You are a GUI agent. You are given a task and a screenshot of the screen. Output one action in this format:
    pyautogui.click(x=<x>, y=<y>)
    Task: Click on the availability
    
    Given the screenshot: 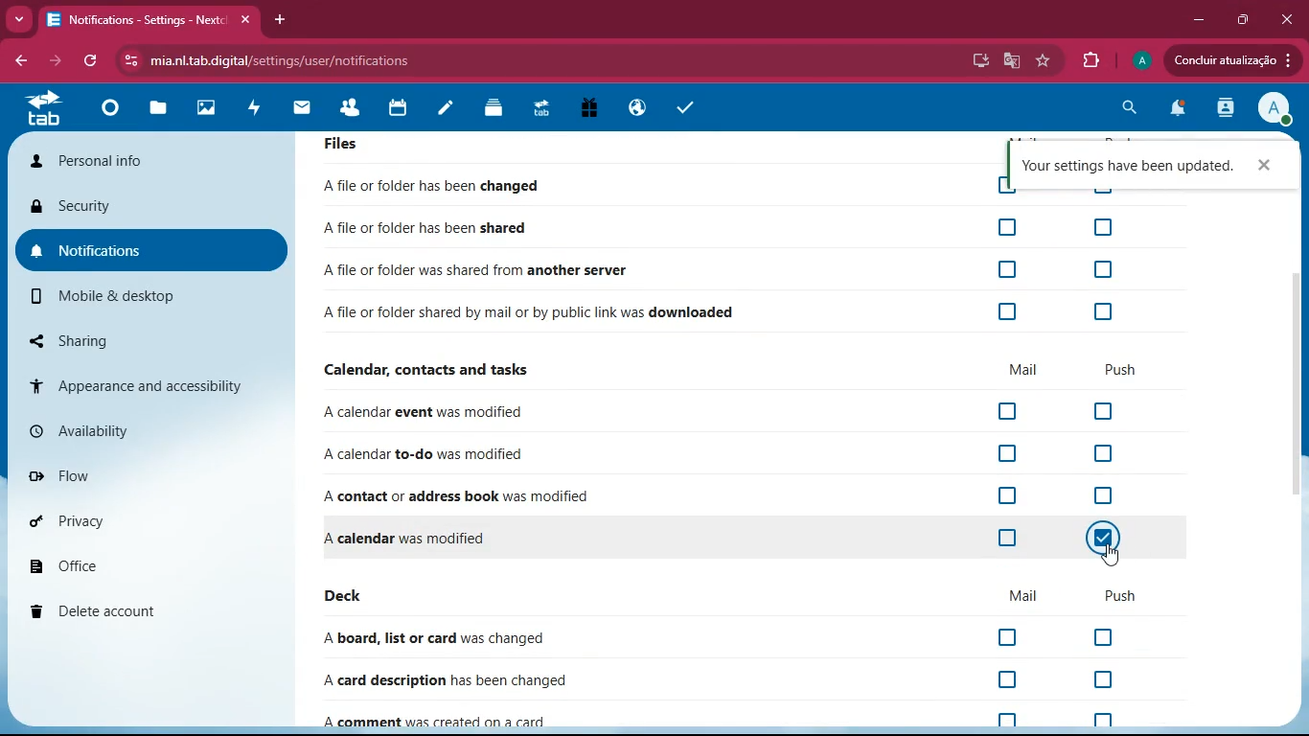 What is the action you would take?
    pyautogui.click(x=135, y=430)
    